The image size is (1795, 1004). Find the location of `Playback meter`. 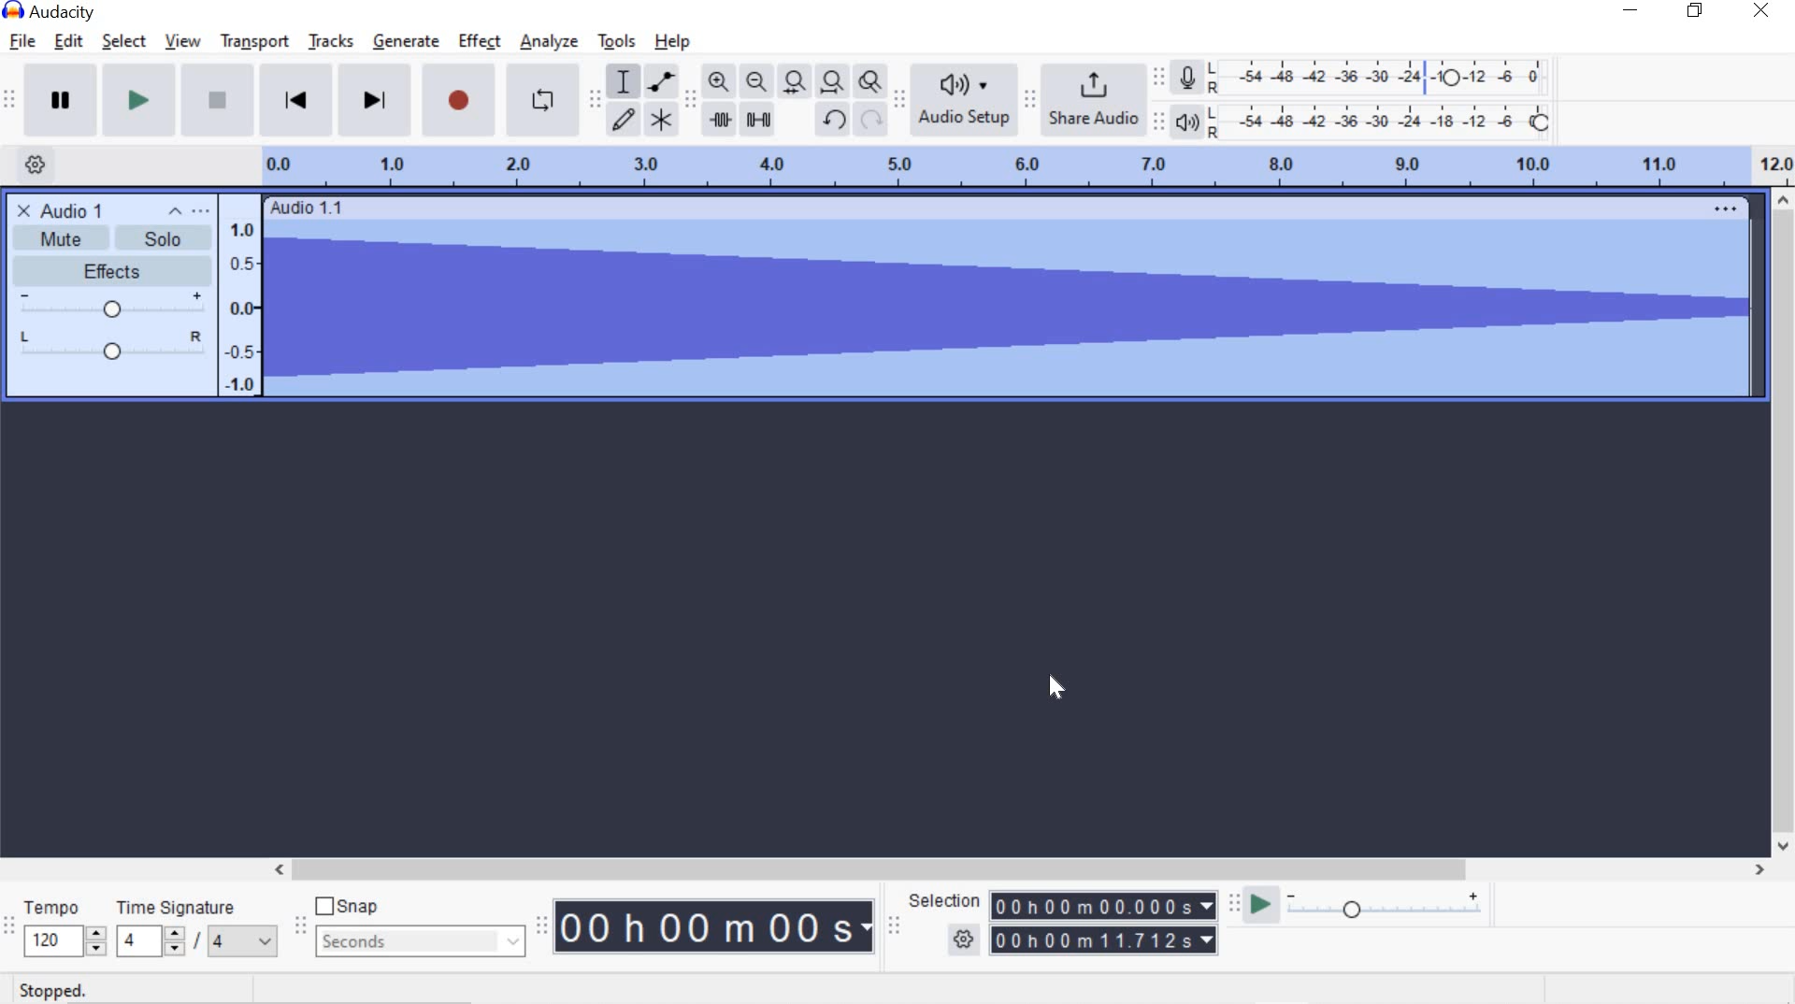

Playback meter is located at coordinates (1185, 122).